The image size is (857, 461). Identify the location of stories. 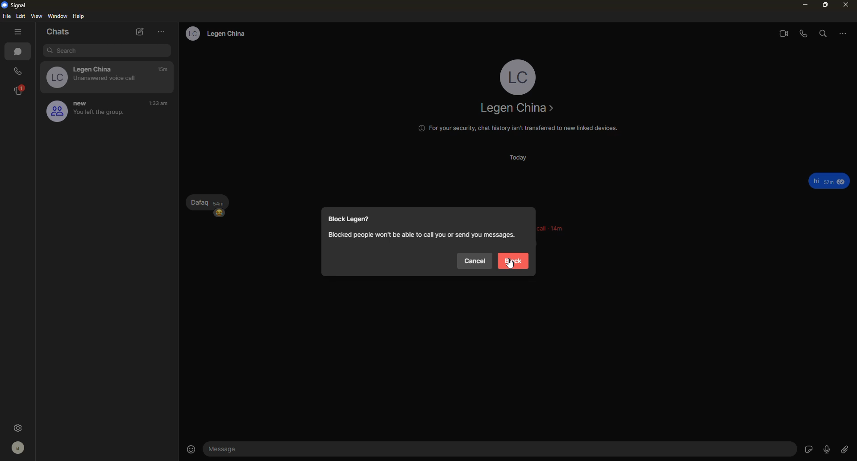
(20, 90).